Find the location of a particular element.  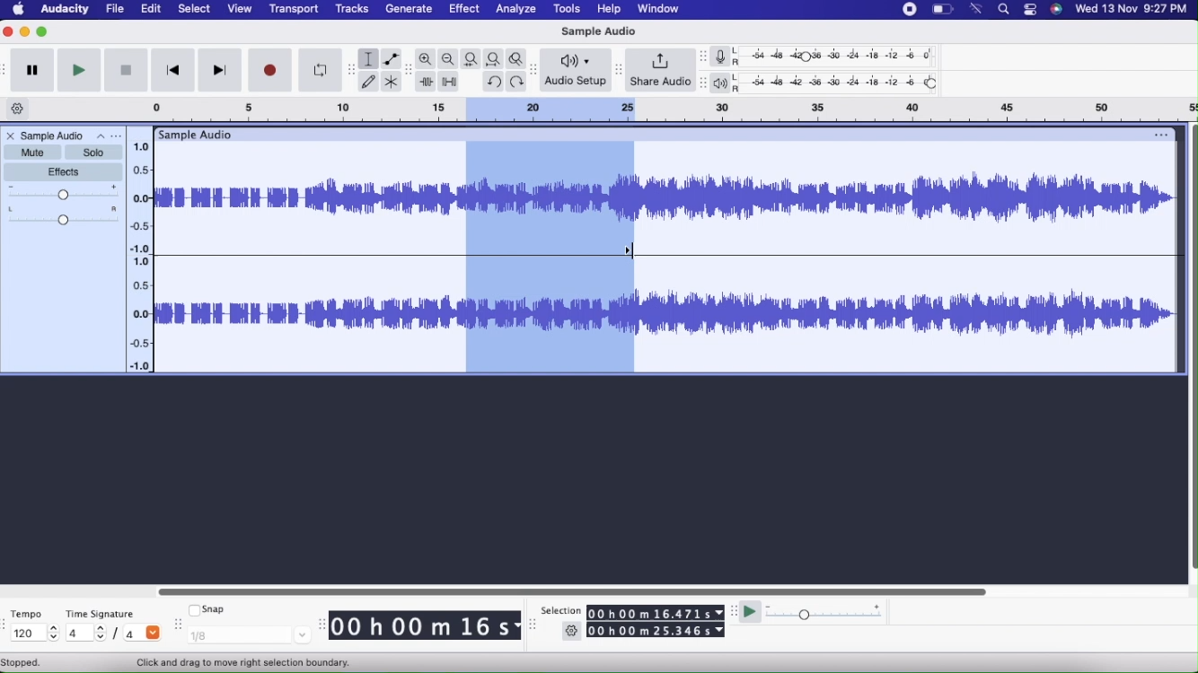

Play is located at coordinates (78, 70).